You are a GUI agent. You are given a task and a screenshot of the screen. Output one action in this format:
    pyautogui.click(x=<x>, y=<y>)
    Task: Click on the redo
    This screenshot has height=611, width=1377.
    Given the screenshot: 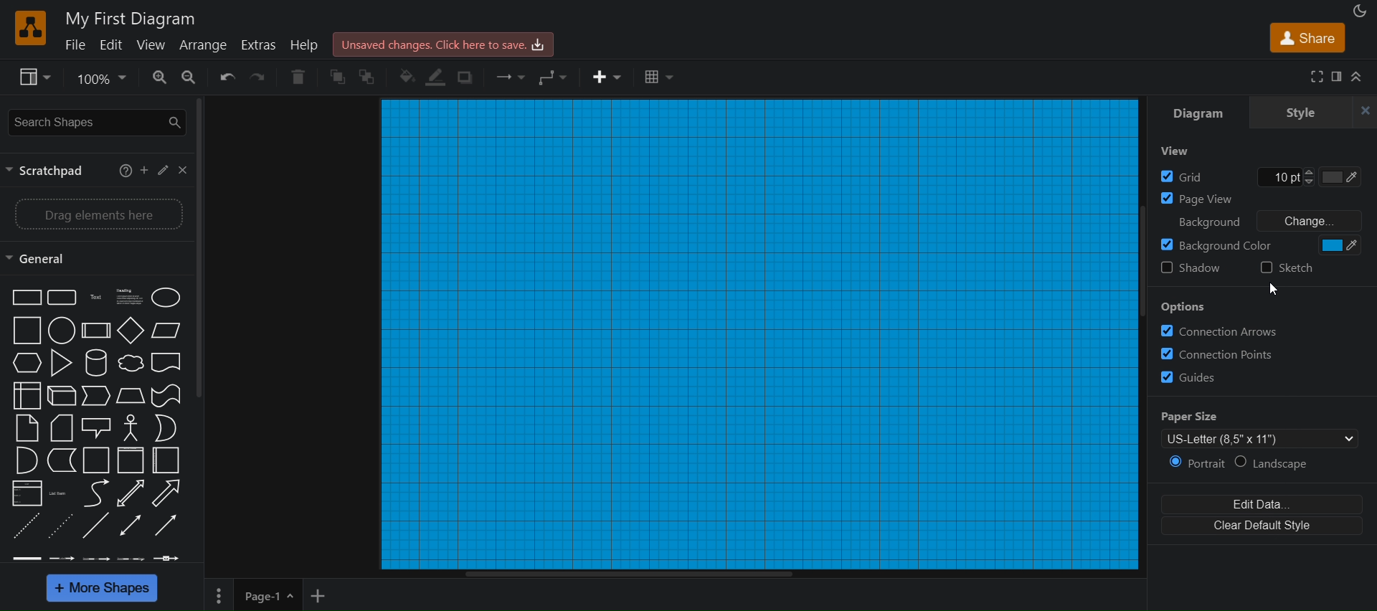 What is the action you would take?
    pyautogui.click(x=260, y=77)
    